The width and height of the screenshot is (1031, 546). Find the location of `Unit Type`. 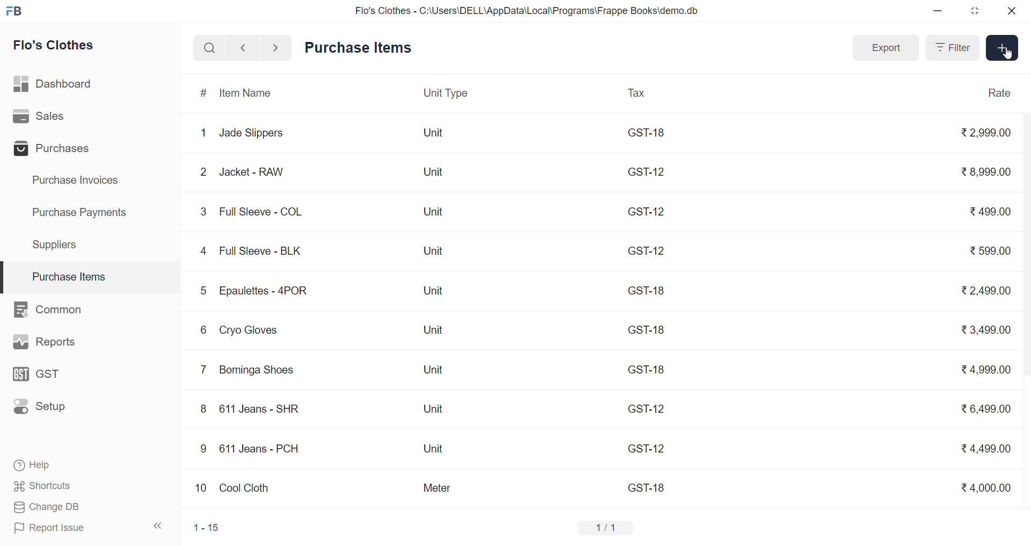

Unit Type is located at coordinates (445, 95).